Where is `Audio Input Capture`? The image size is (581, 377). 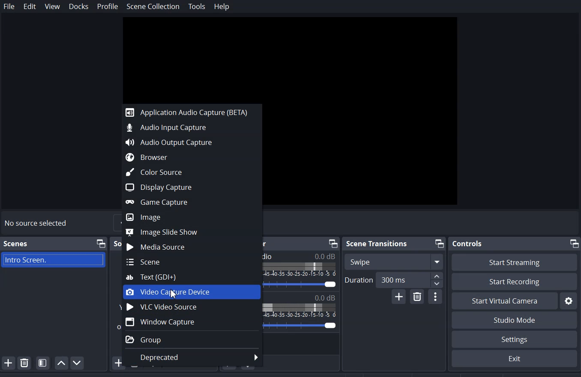
Audio Input Capture is located at coordinates (187, 127).